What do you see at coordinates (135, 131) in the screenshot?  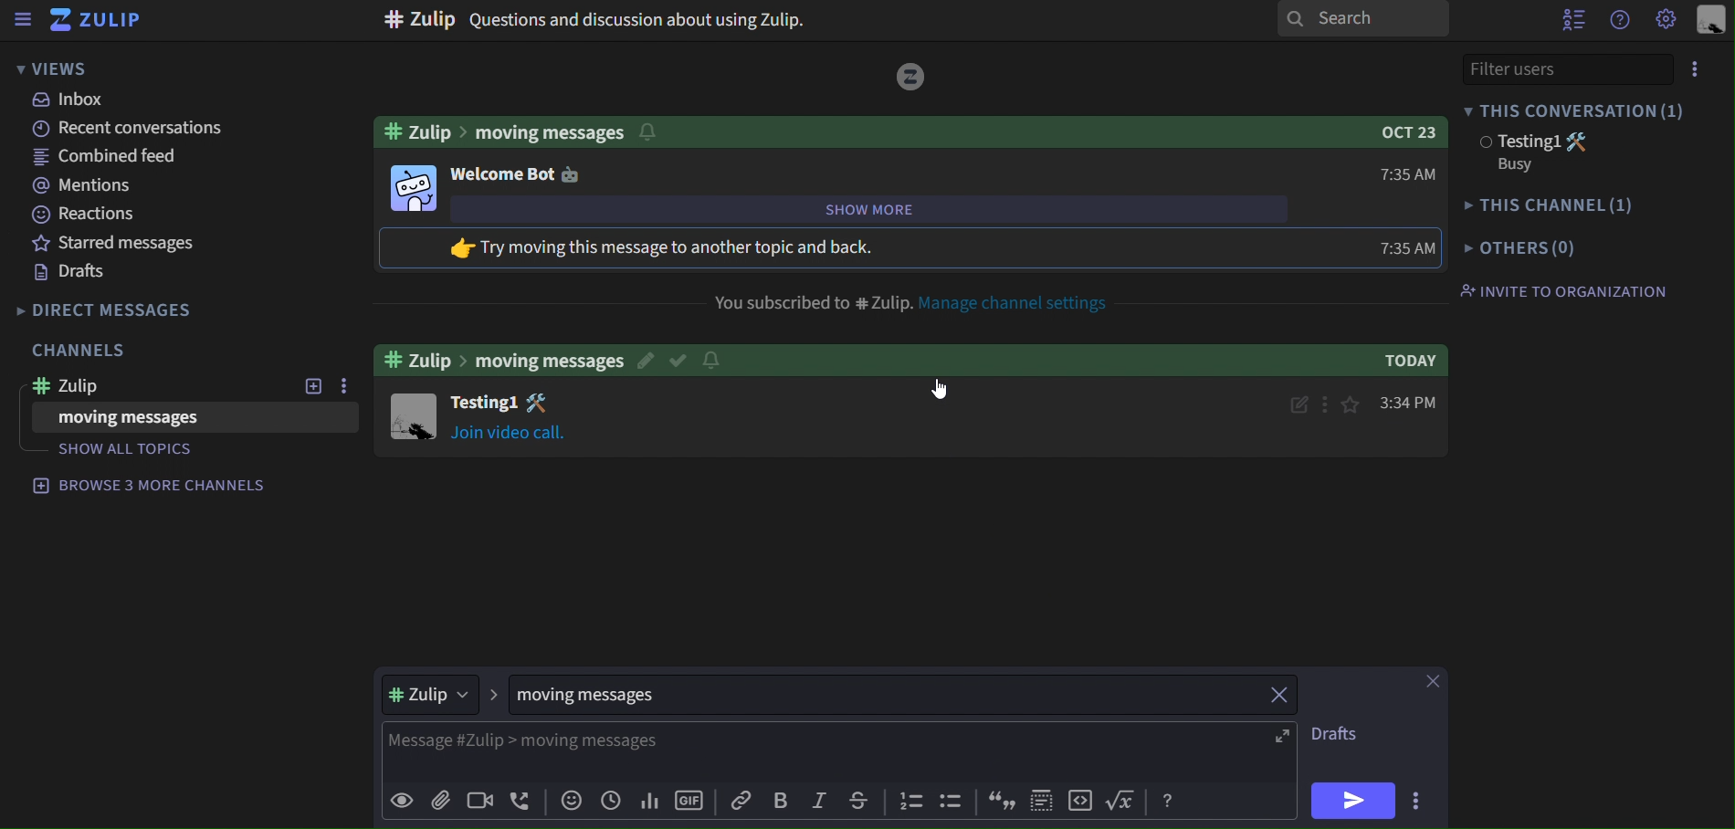 I see `recent conversations` at bounding box center [135, 131].